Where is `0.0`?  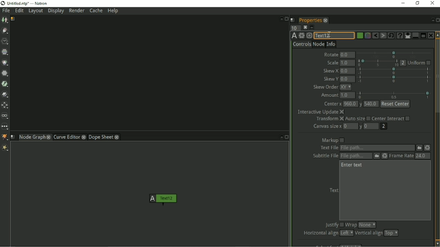
0.0 is located at coordinates (348, 55).